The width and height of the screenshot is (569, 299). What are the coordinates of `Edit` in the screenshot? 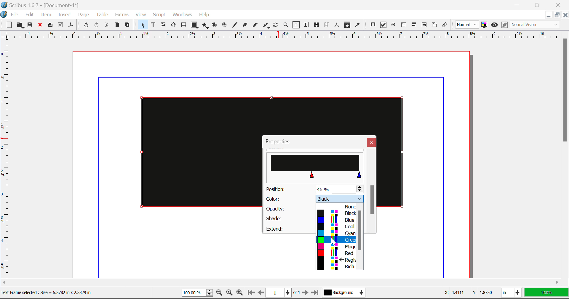 It's located at (30, 15).